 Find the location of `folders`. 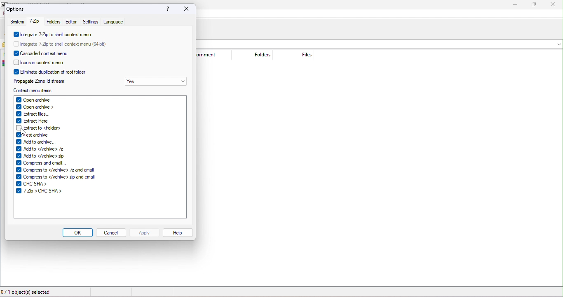

folders is located at coordinates (257, 55).